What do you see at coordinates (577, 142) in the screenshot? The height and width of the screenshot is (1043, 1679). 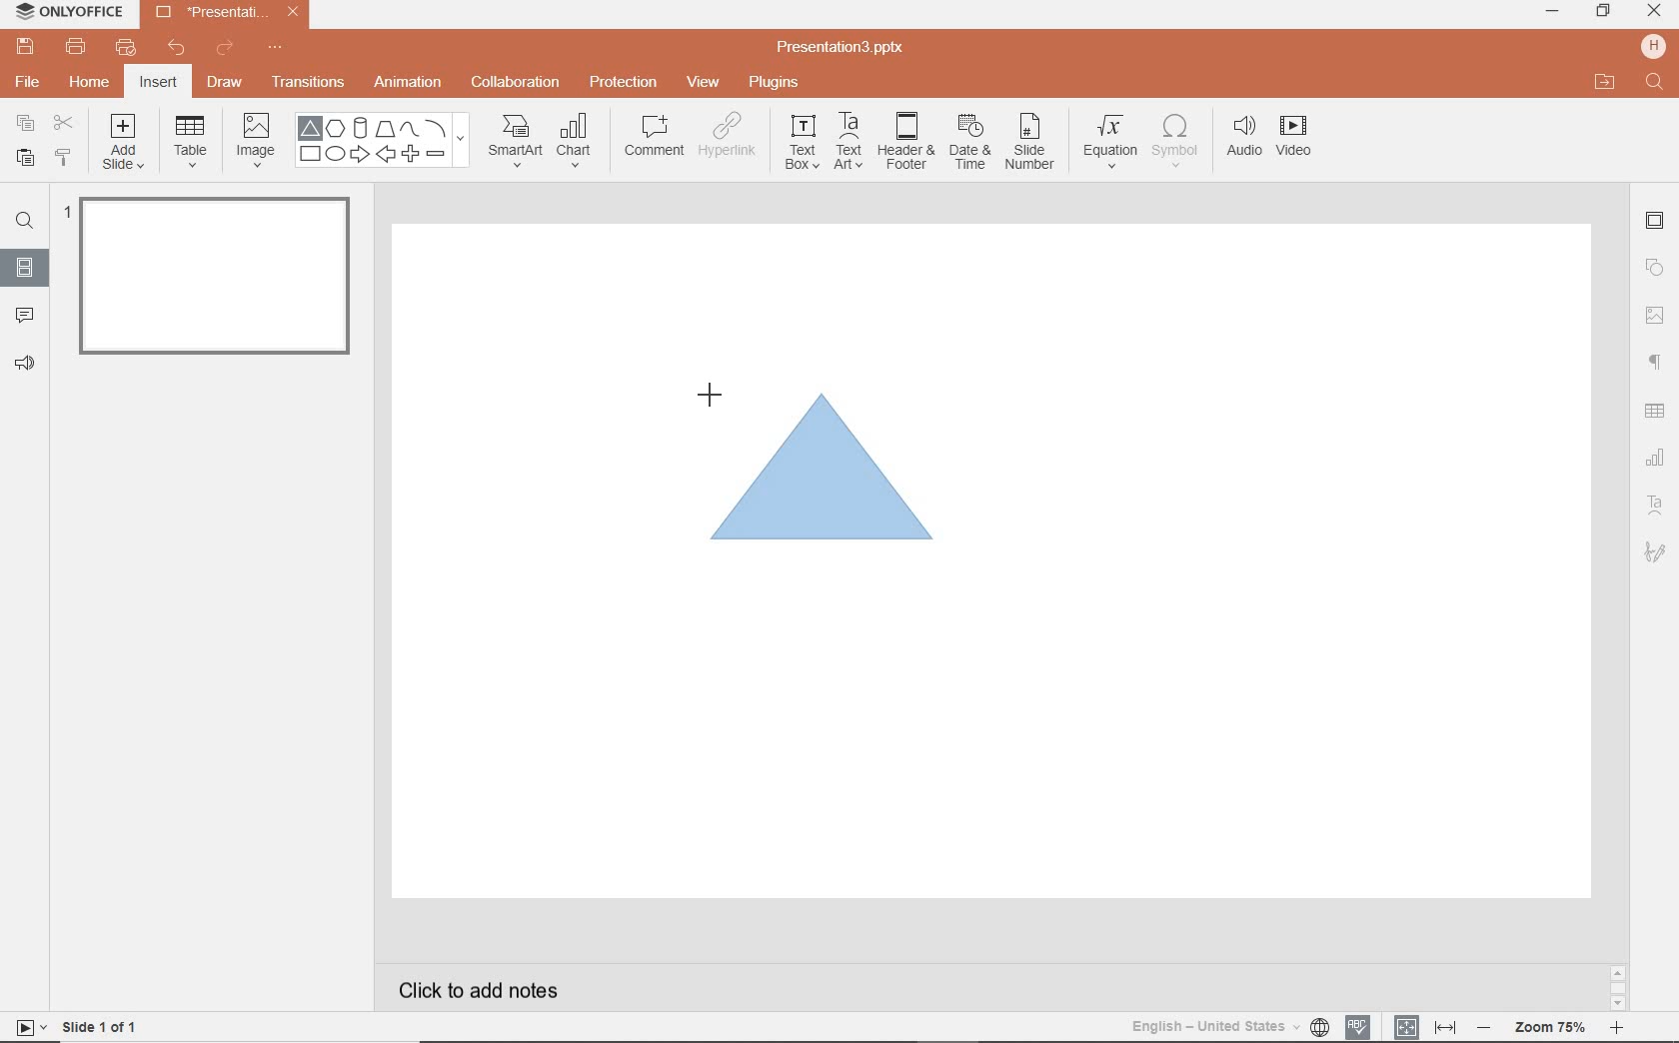 I see `CHART` at bounding box center [577, 142].